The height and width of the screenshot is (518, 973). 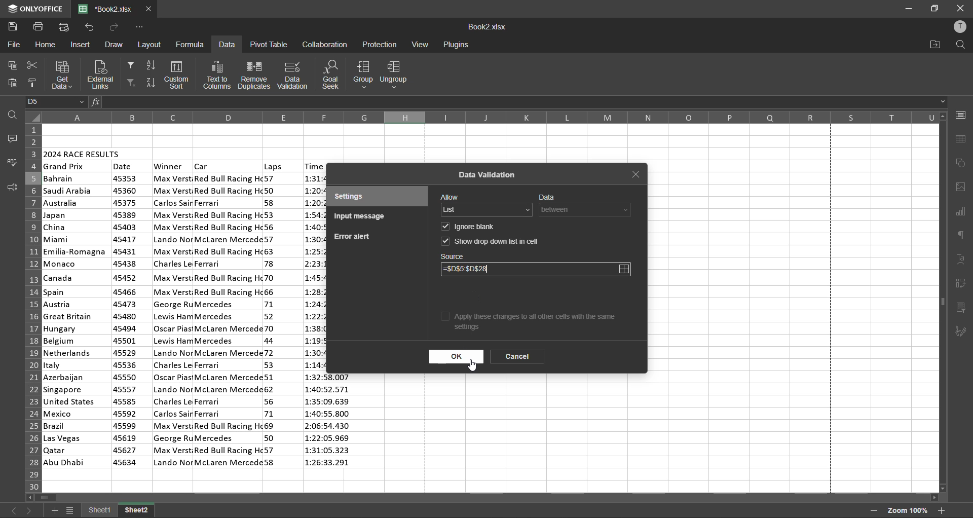 What do you see at coordinates (228, 320) in the screenshot?
I see `car` at bounding box center [228, 320].